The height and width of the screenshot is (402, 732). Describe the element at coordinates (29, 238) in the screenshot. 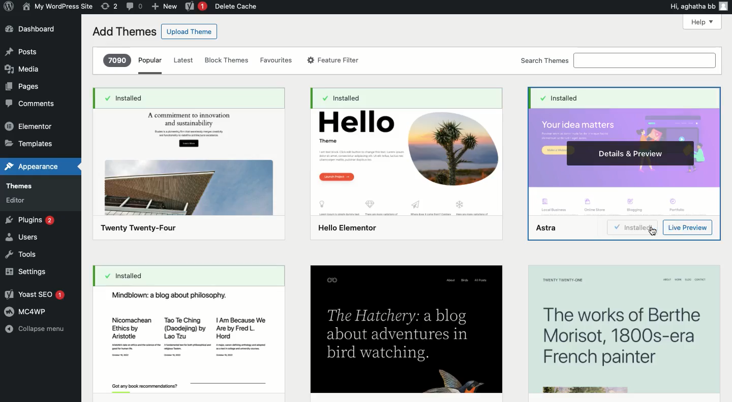

I see `Users` at that location.